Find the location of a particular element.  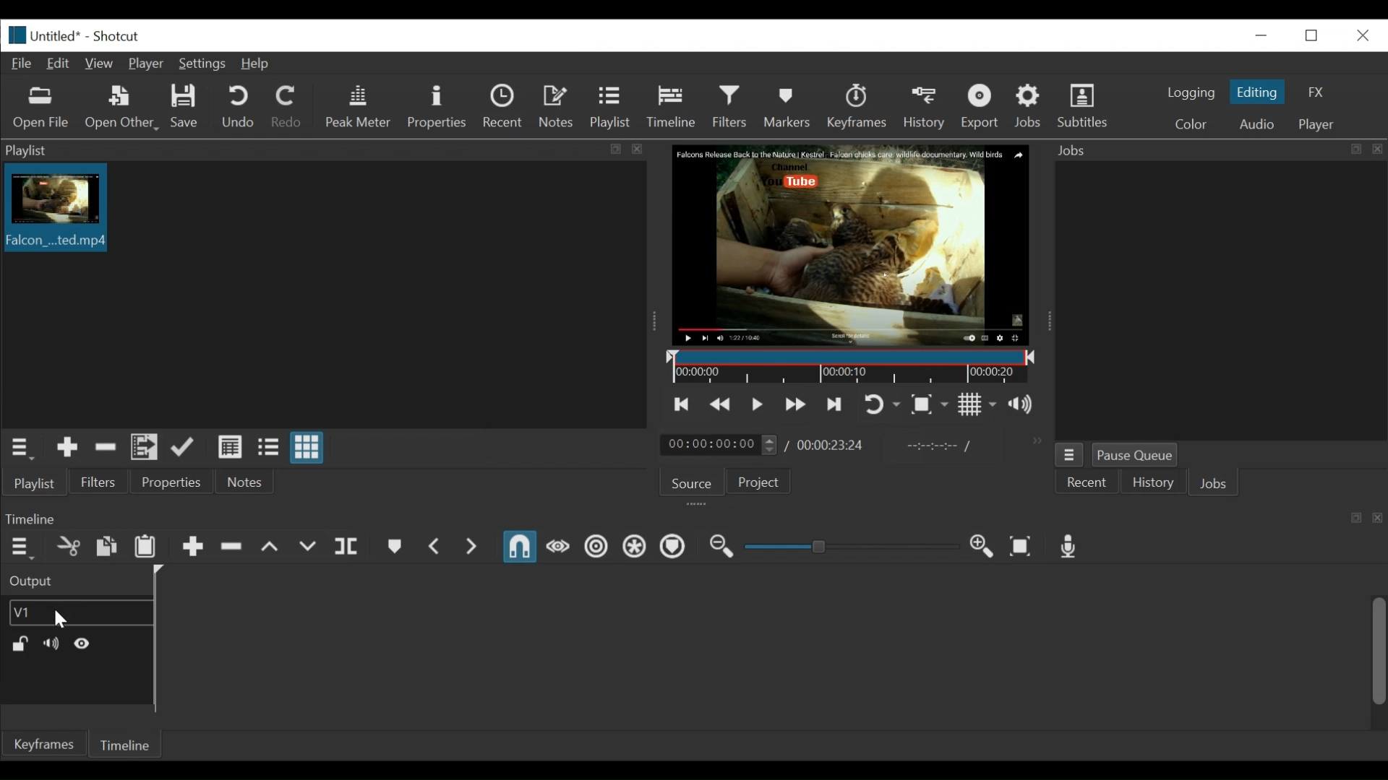

Project is located at coordinates (755, 480).